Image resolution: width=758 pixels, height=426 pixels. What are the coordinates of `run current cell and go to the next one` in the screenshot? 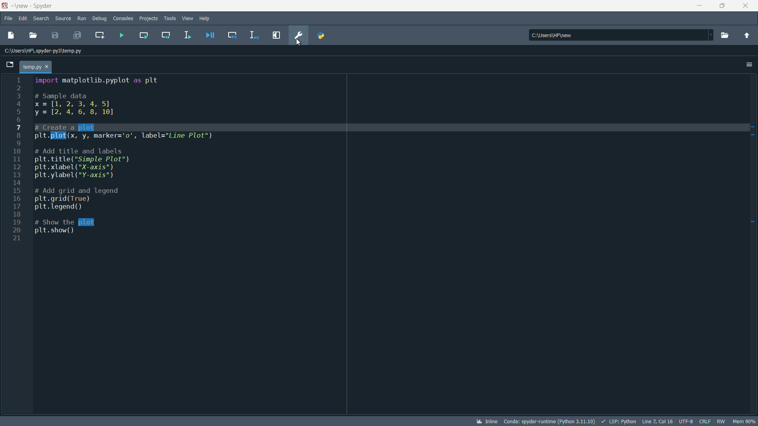 It's located at (167, 35).